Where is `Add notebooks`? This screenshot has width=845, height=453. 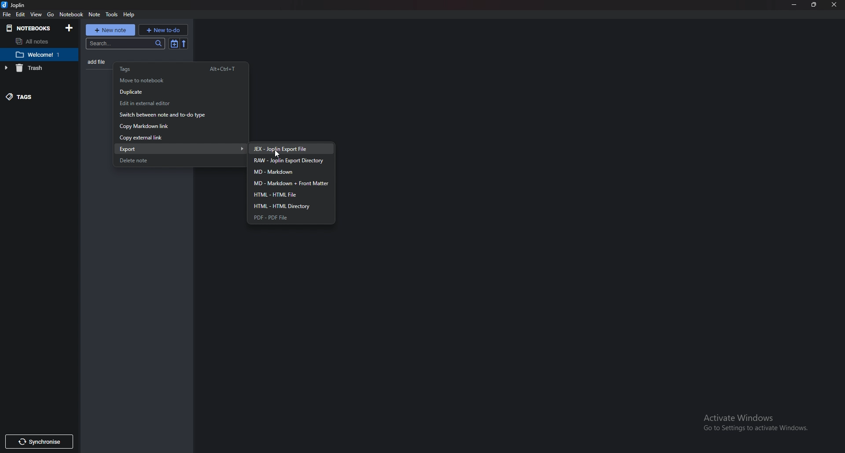 Add notebooks is located at coordinates (71, 27).